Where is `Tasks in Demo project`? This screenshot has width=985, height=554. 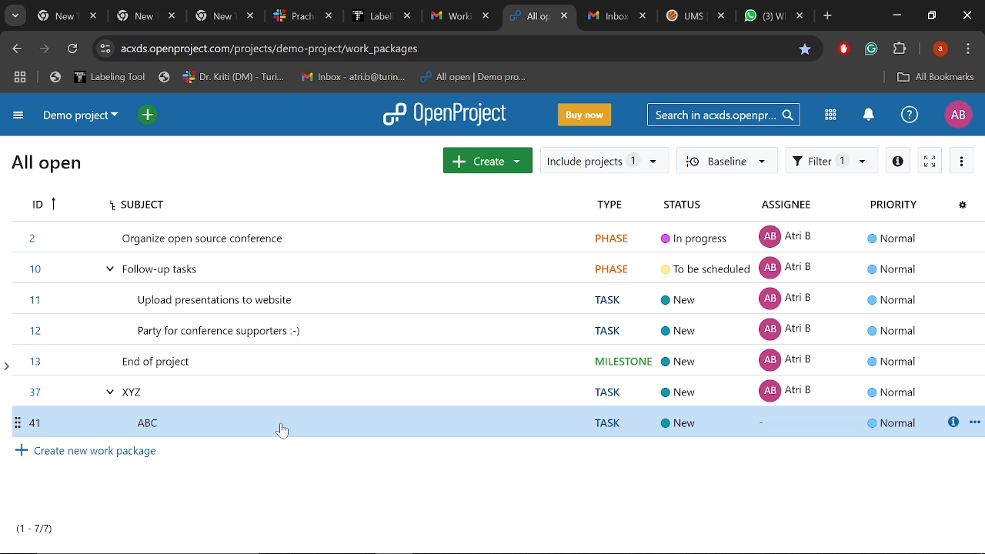
Tasks in Demo project is located at coordinates (489, 313).